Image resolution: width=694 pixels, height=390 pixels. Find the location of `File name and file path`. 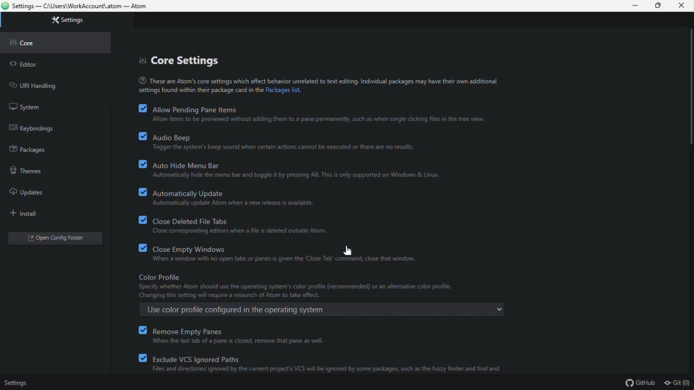

File name and file path is located at coordinates (77, 6).